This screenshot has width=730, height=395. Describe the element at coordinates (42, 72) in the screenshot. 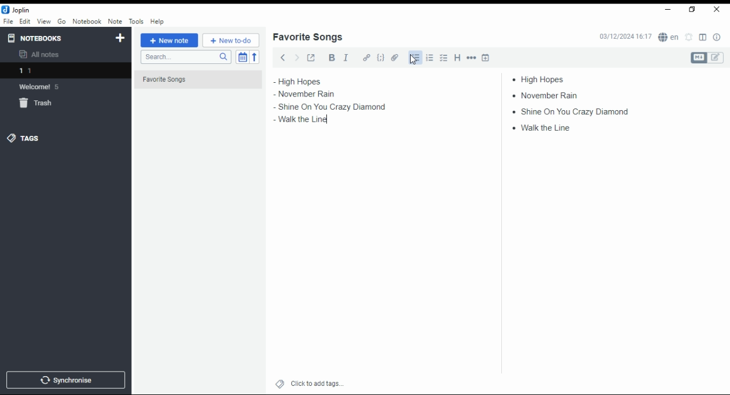

I see `notebook 1` at that location.